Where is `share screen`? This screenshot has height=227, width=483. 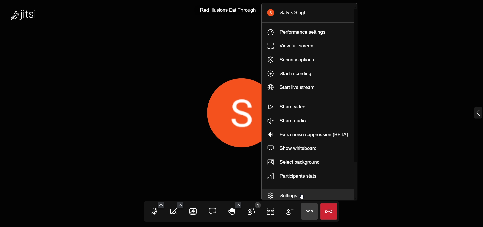 share screen is located at coordinates (193, 211).